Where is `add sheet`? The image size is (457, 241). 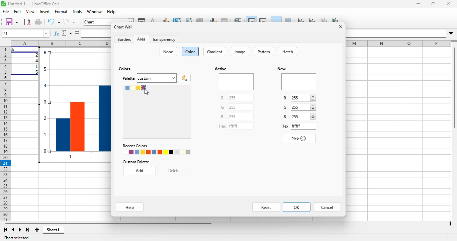 add sheet is located at coordinates (37, 230).